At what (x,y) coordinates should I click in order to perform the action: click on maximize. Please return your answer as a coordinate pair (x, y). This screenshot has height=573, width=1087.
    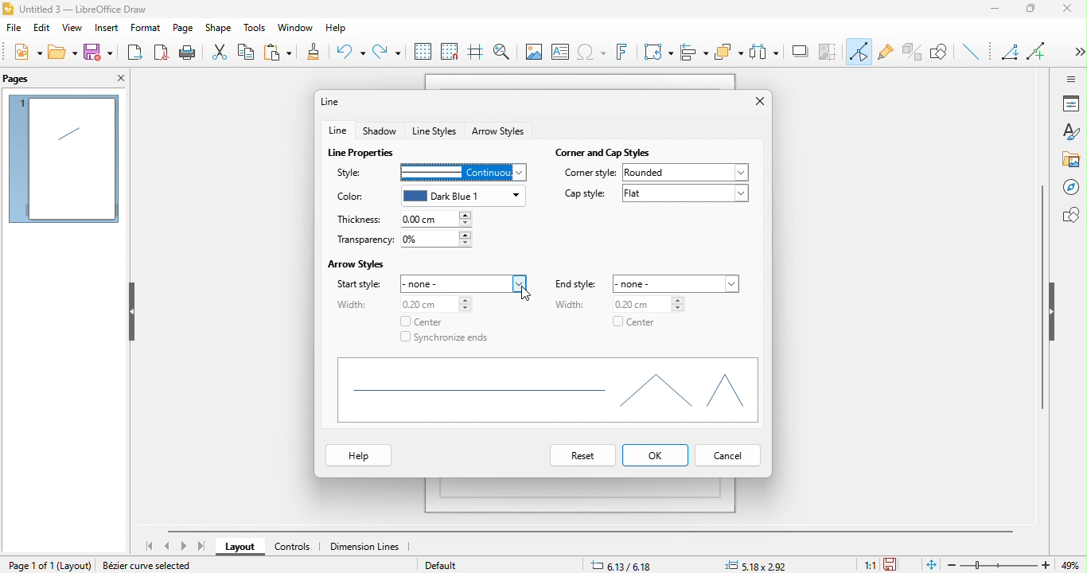
    Looking at the image, I should click on (1036, 11).